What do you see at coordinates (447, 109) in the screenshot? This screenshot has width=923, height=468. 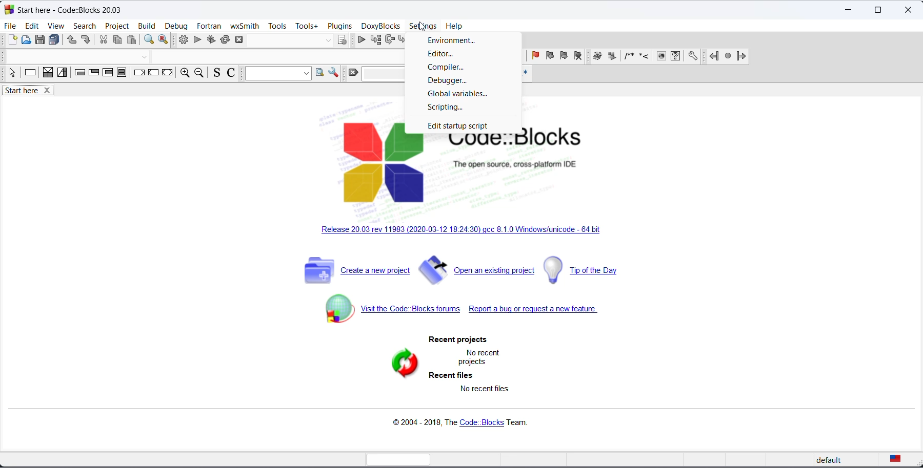 I see `Scripting...` at bounding box center [447, 109].